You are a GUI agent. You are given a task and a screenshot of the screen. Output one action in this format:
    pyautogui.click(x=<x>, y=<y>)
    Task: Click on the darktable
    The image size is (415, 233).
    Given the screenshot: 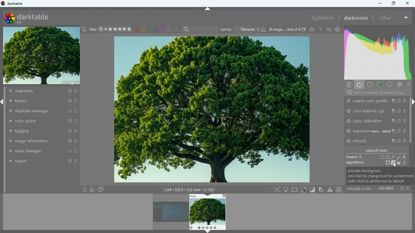 What is the action you would take?
    pyautogui.click(x=29, y=18)
    